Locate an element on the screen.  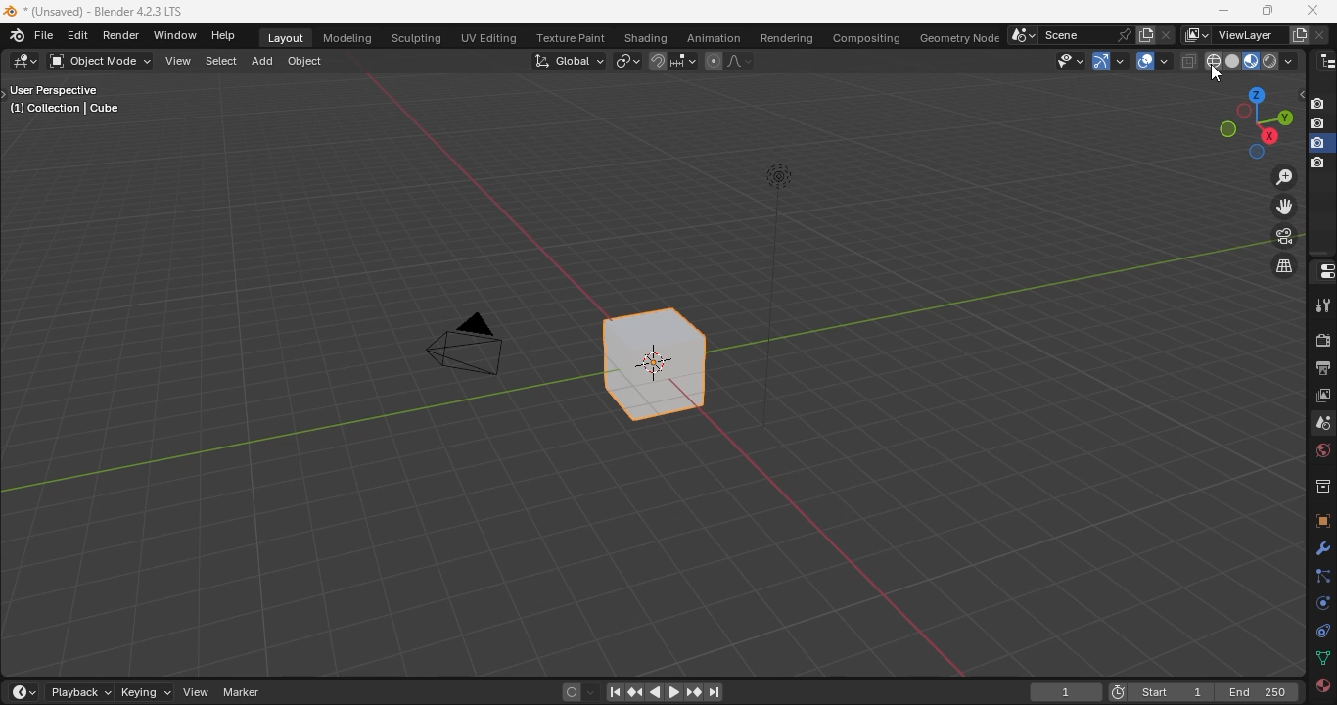
Action Control  is located at coordinates (1322, 272).